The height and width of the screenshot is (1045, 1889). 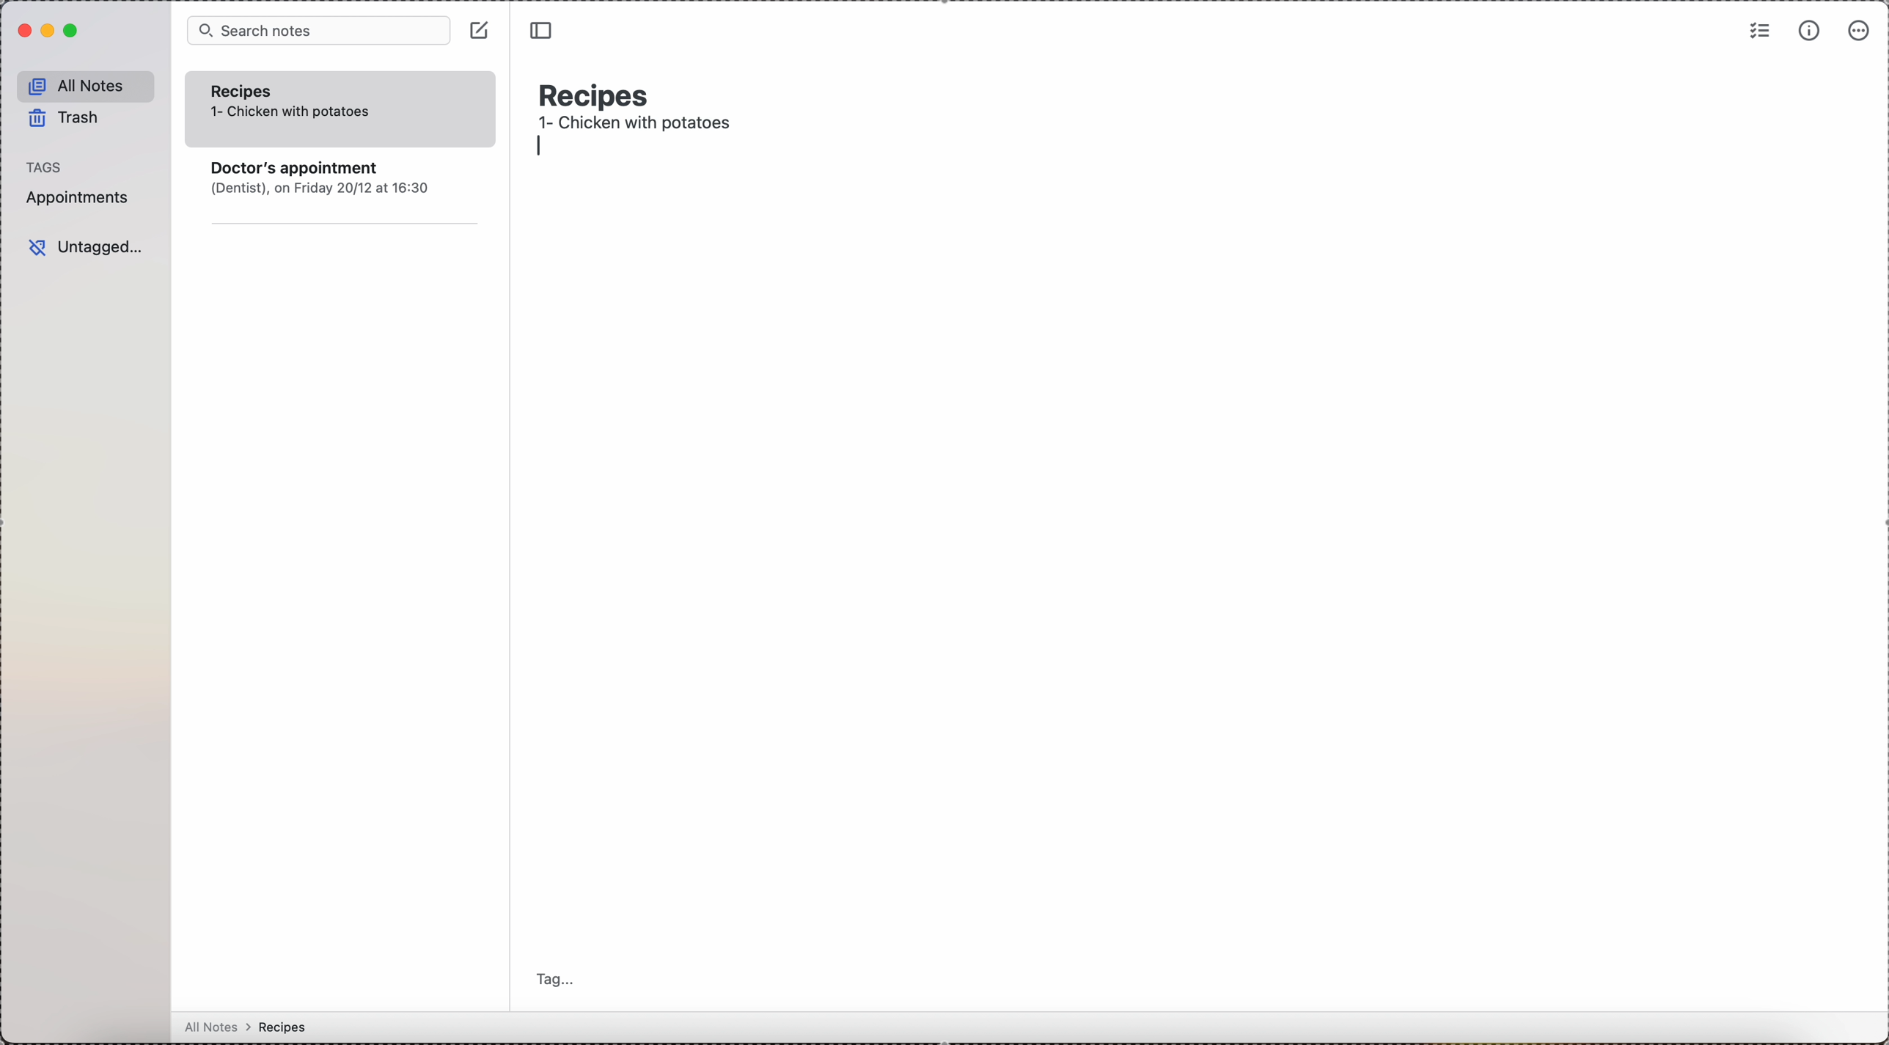 I want to click on close simplenote, so click(x=22, y=32).